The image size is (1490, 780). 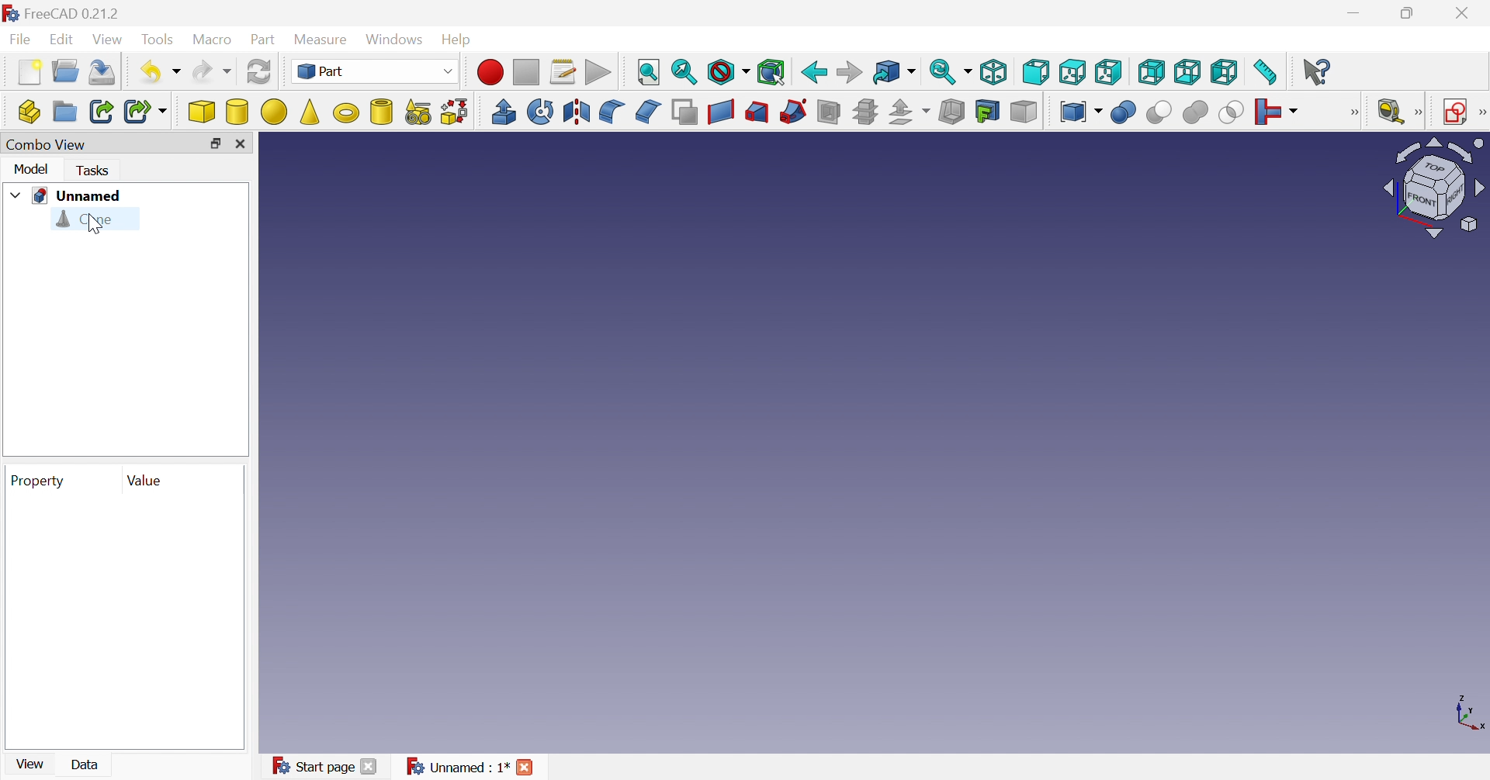 I want to click on Color per face, so click(x=1023, y=114).